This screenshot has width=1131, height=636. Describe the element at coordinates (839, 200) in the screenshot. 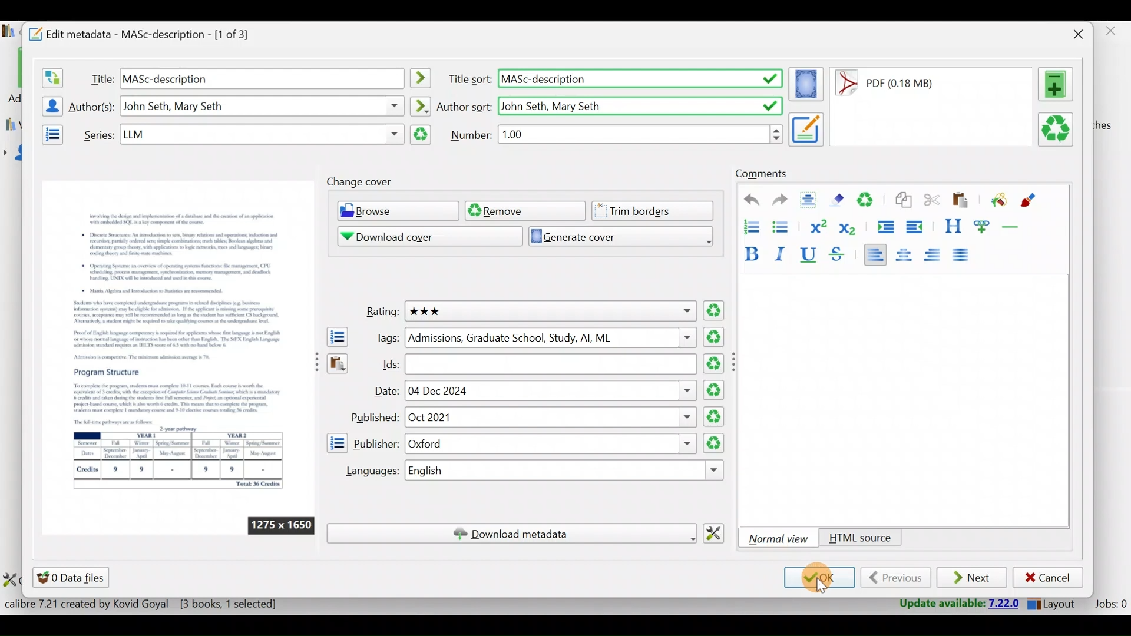

I see `Remove formatting` at that location.